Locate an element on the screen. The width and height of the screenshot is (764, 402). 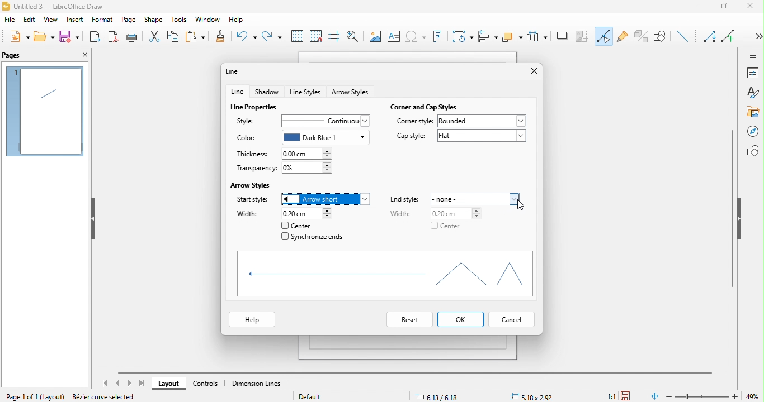
open is located at coordinates (45, 36).